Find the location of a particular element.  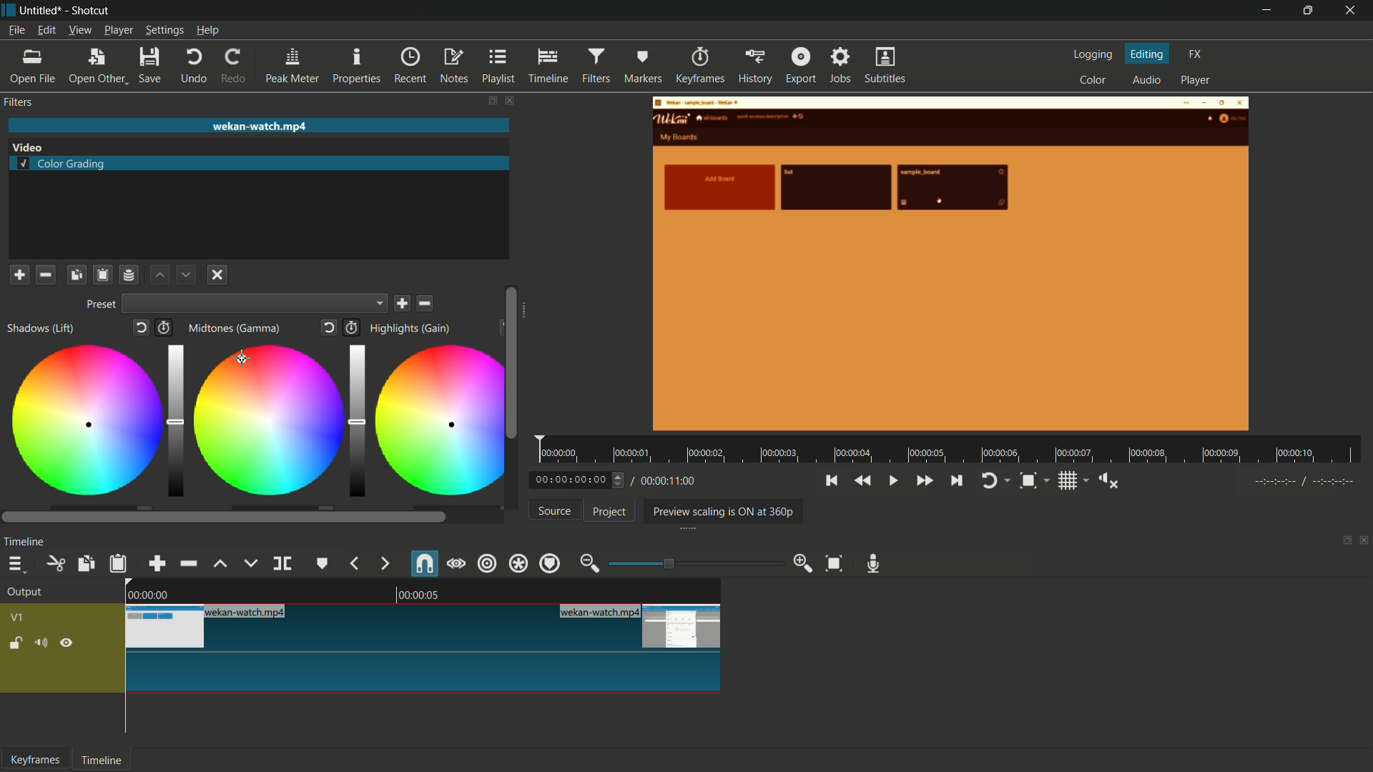

save is located at coordinates (402, 304).